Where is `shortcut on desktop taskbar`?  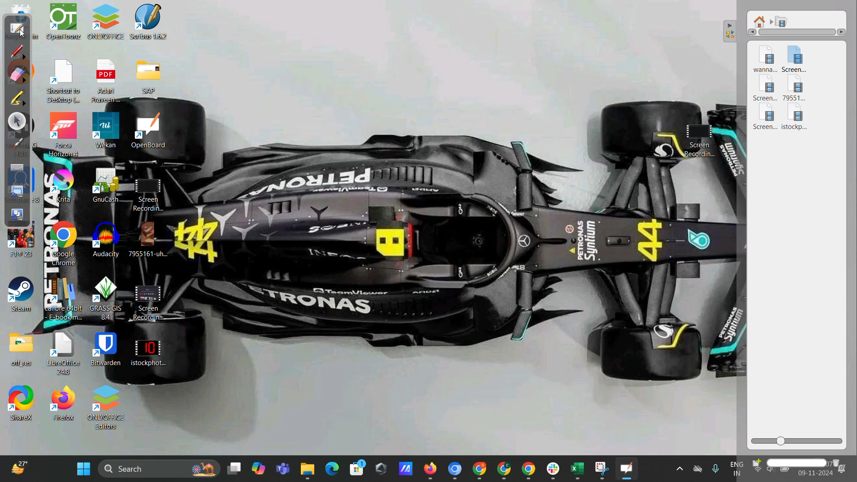
shortcut on desktop taskbar is located at coordinates (382, 468).